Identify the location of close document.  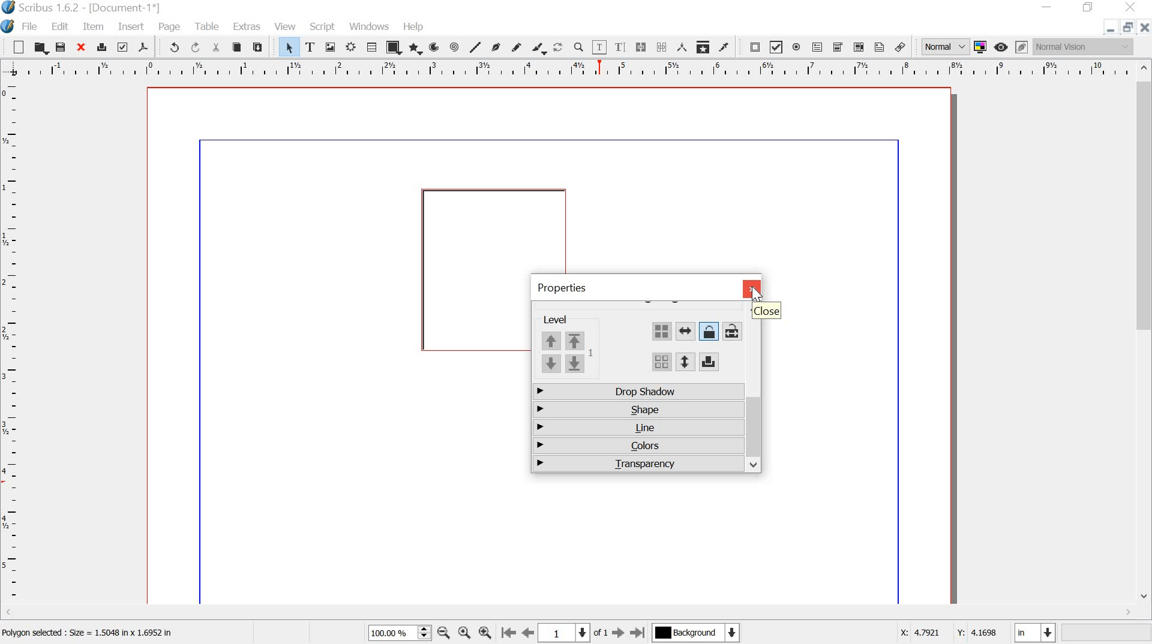
(1144, 28).